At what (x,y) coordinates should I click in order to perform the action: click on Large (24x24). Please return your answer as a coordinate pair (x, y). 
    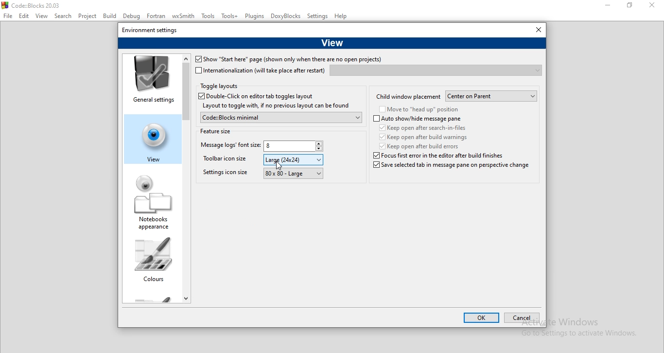
    Looking at the image, I should click on (294, 159).